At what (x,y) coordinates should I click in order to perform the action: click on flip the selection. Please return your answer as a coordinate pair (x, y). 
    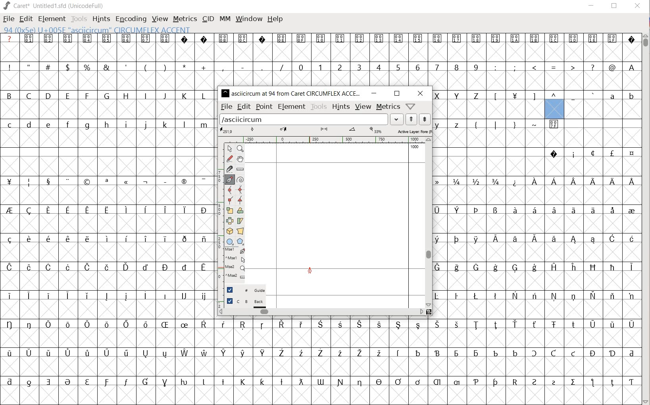
    Looking at the image, I should click on (229, 221).